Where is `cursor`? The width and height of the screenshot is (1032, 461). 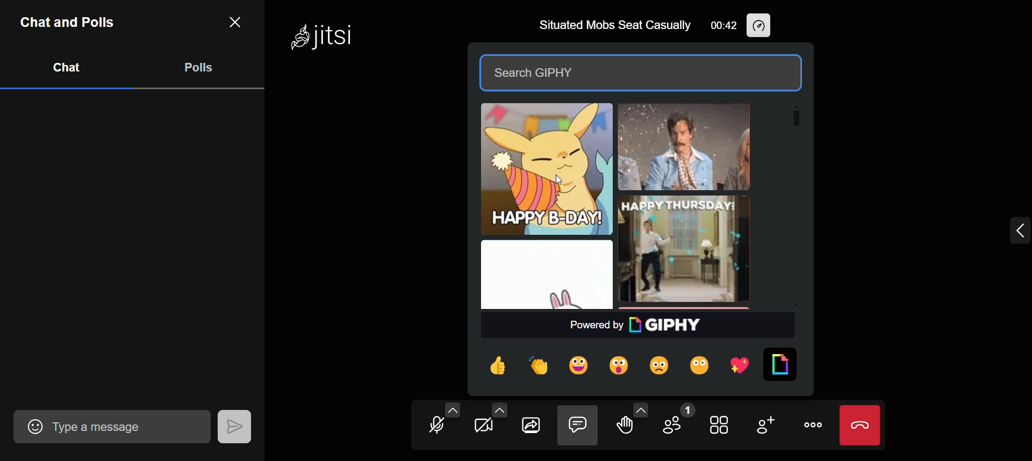
cursor is located at coordinates (555, 178).